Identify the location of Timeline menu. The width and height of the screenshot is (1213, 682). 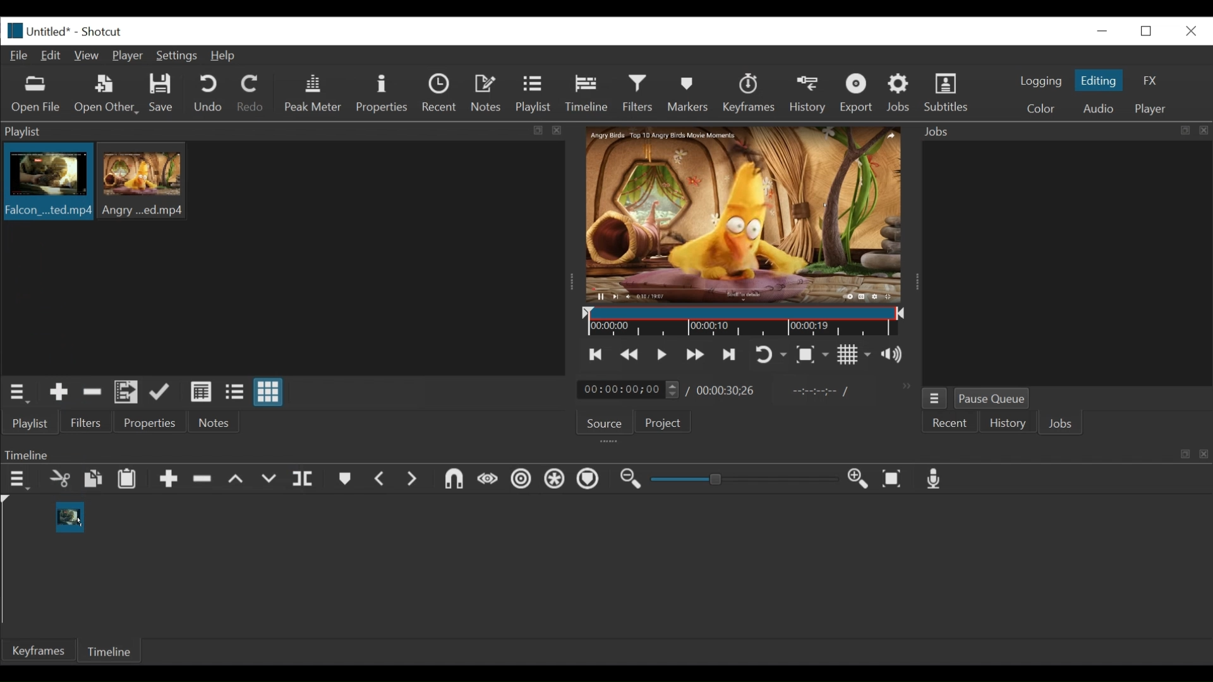
(21, 480).